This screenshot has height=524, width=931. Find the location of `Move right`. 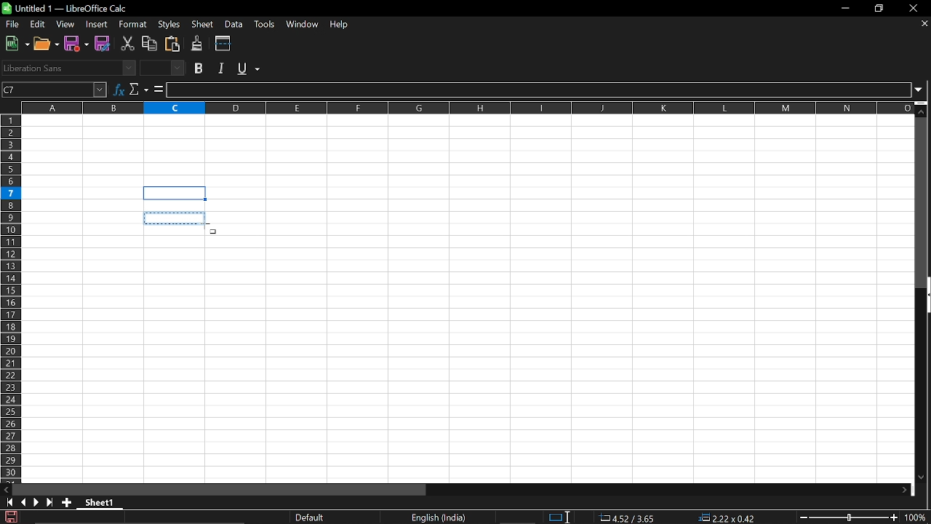

Move right is located at coordinates (904, 491).